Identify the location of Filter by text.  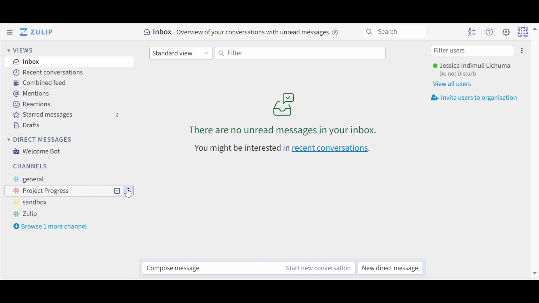
(300, 54).